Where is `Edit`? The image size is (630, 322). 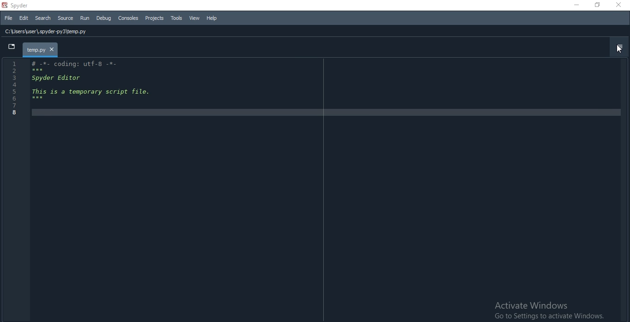 Edit is located at coordinates (24, 18).